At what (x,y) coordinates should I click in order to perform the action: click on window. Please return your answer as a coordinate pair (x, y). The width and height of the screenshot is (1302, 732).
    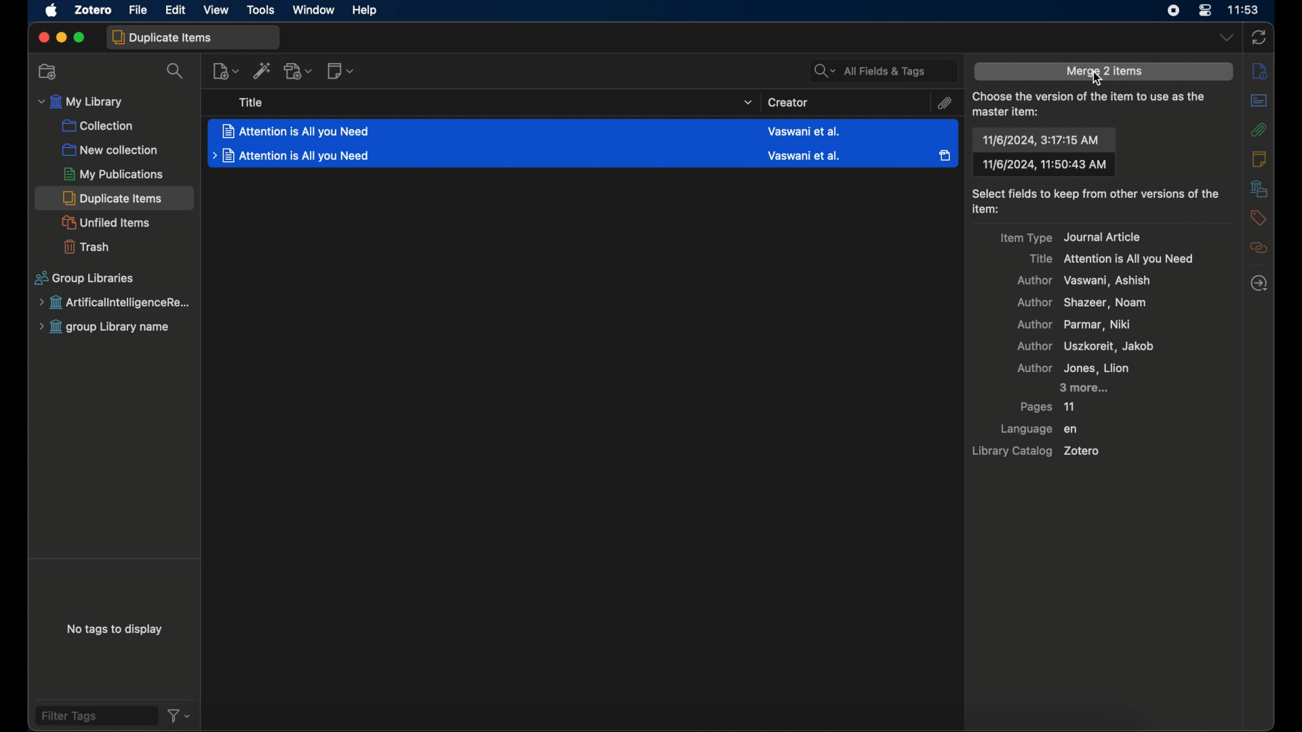
    Looking at the image, I should click on (314, 10).